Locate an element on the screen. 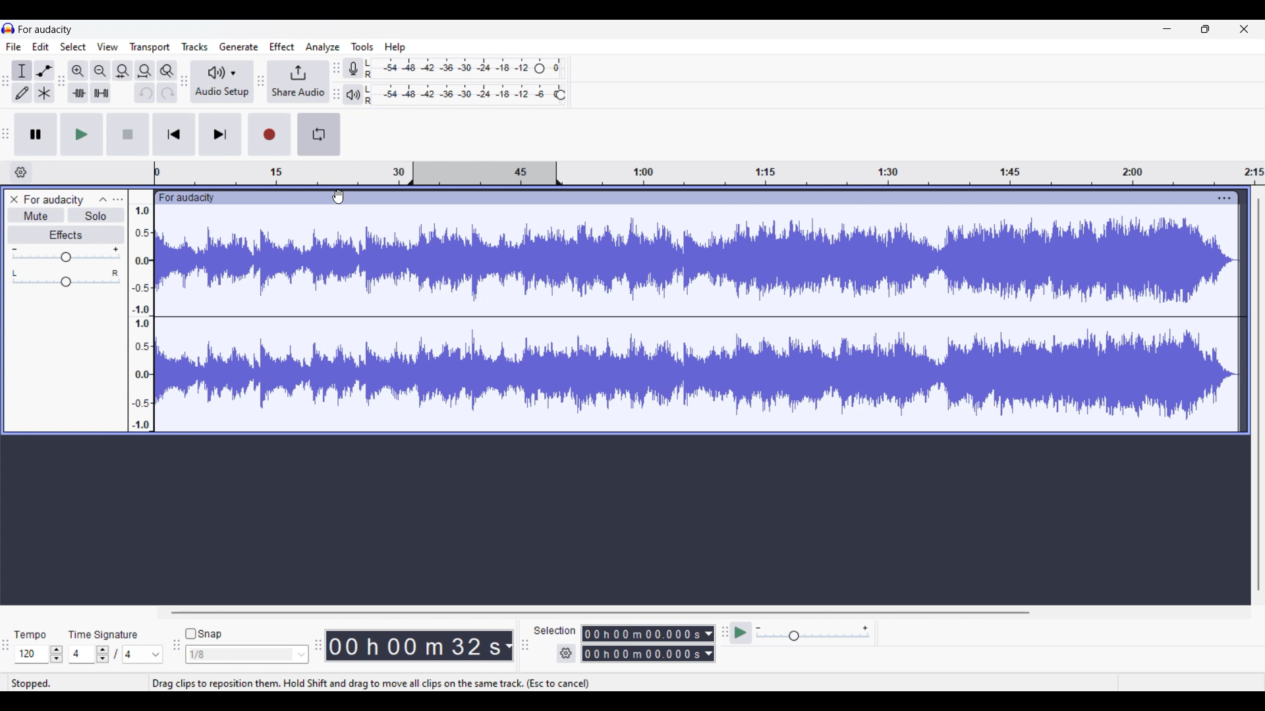 The height and width of the screenshot is (711, 1265). Share audio is located at coordinates (298, 82).